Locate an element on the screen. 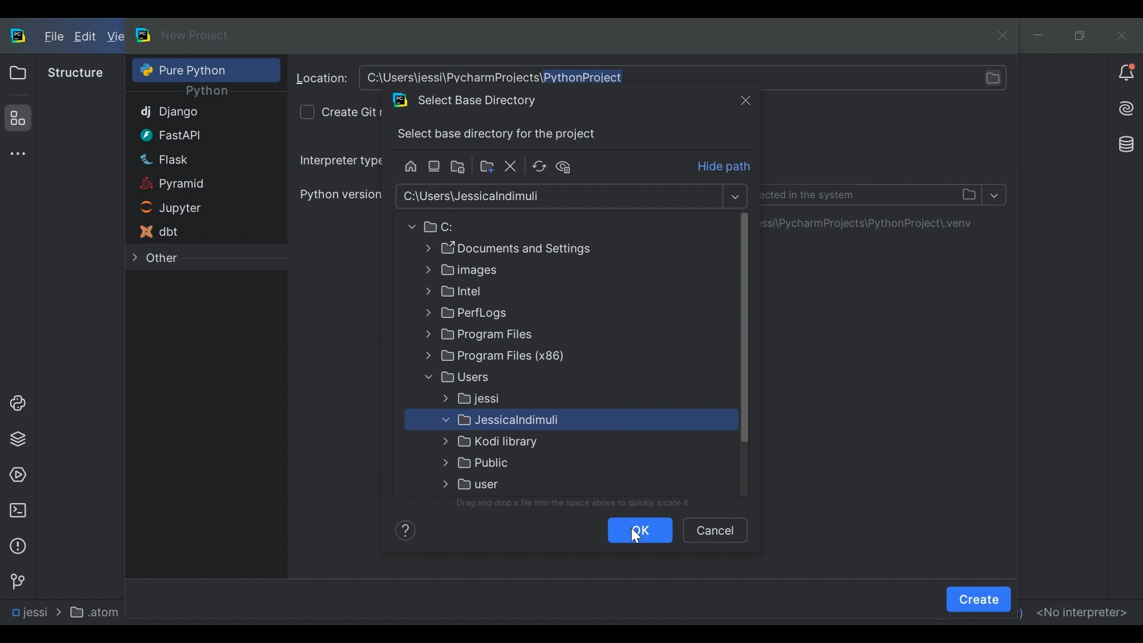  Database is located at coordinates (1123, 143).